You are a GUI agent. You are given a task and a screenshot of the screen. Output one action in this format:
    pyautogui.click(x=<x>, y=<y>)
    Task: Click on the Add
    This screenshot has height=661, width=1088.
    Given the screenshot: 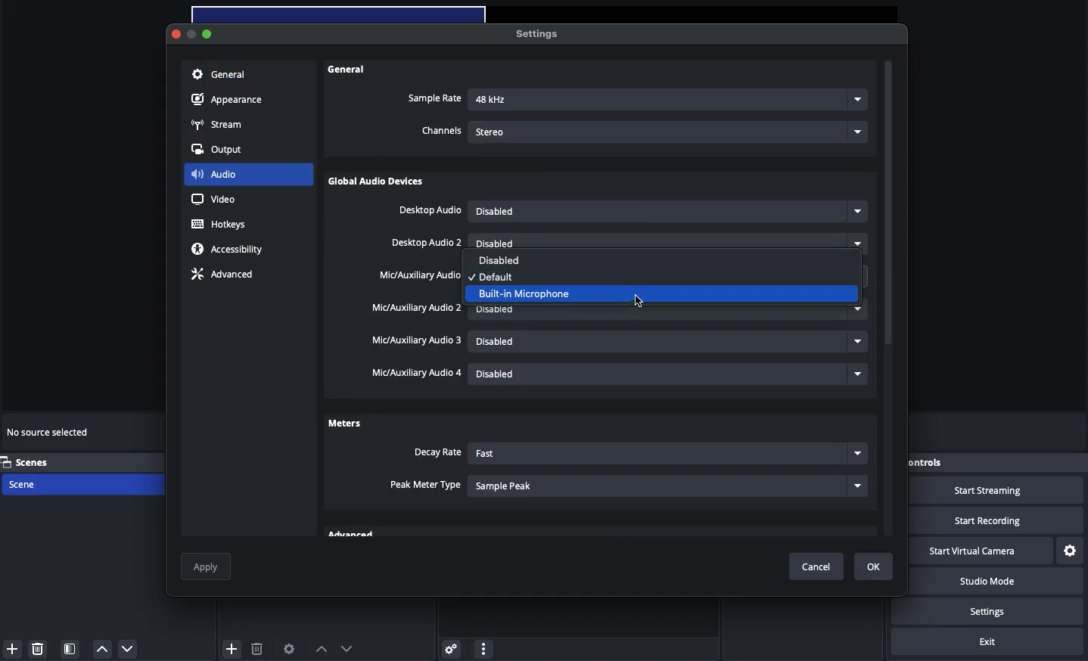 What is the action you would take?
    pyautogui.click(x=232, y=647)
    